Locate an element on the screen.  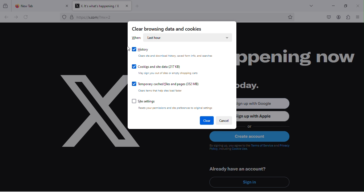
create account is located at coordinates (252, 136).